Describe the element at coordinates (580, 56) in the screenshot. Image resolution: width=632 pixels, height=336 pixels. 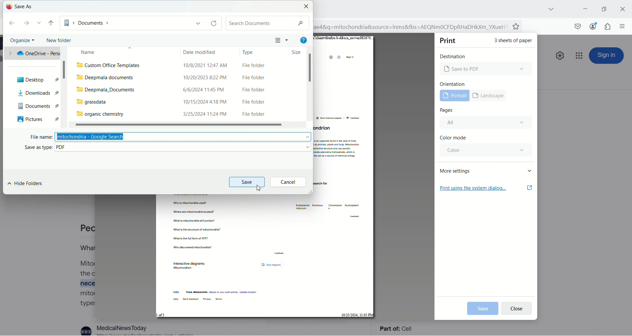
I see `google apps` at that location.